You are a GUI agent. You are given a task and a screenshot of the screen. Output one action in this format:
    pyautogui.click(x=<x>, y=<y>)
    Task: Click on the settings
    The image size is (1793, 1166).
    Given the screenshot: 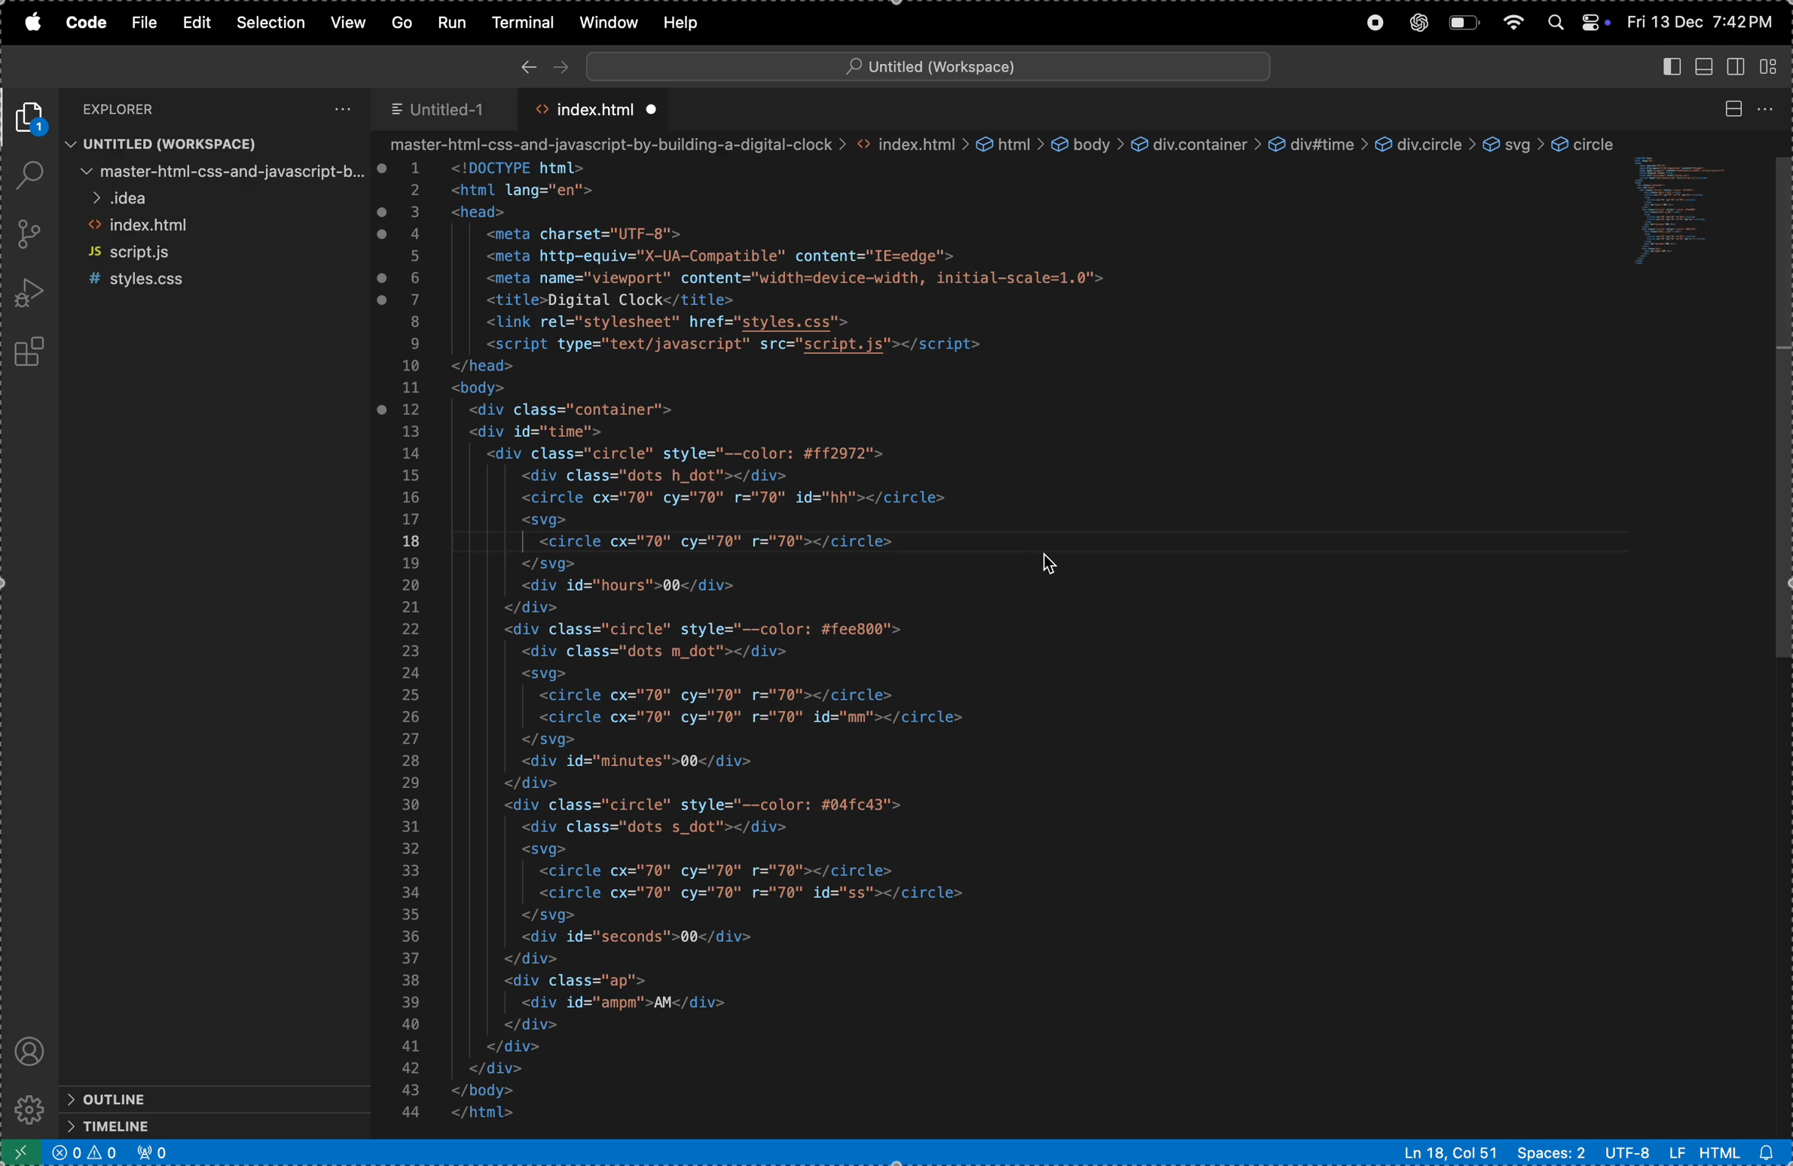 What is the action you would take?
    pyautogui.click(x=27, y=1110)
    